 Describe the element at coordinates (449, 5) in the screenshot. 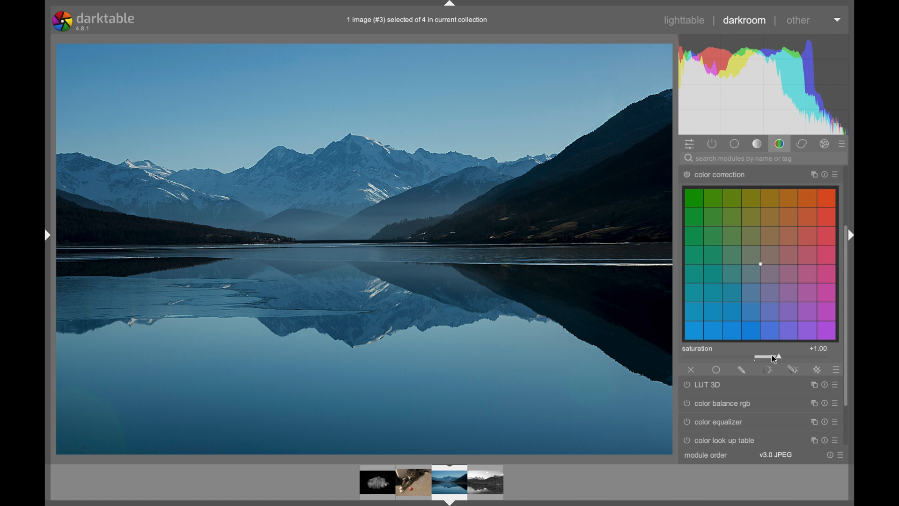

I see `drag handle` at that location.